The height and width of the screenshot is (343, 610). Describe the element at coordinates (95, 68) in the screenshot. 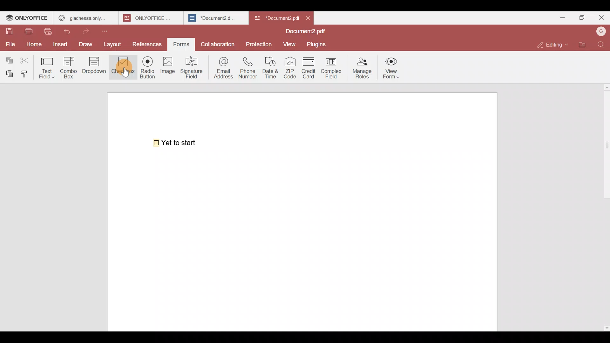

I see `Dropdown` at that location.